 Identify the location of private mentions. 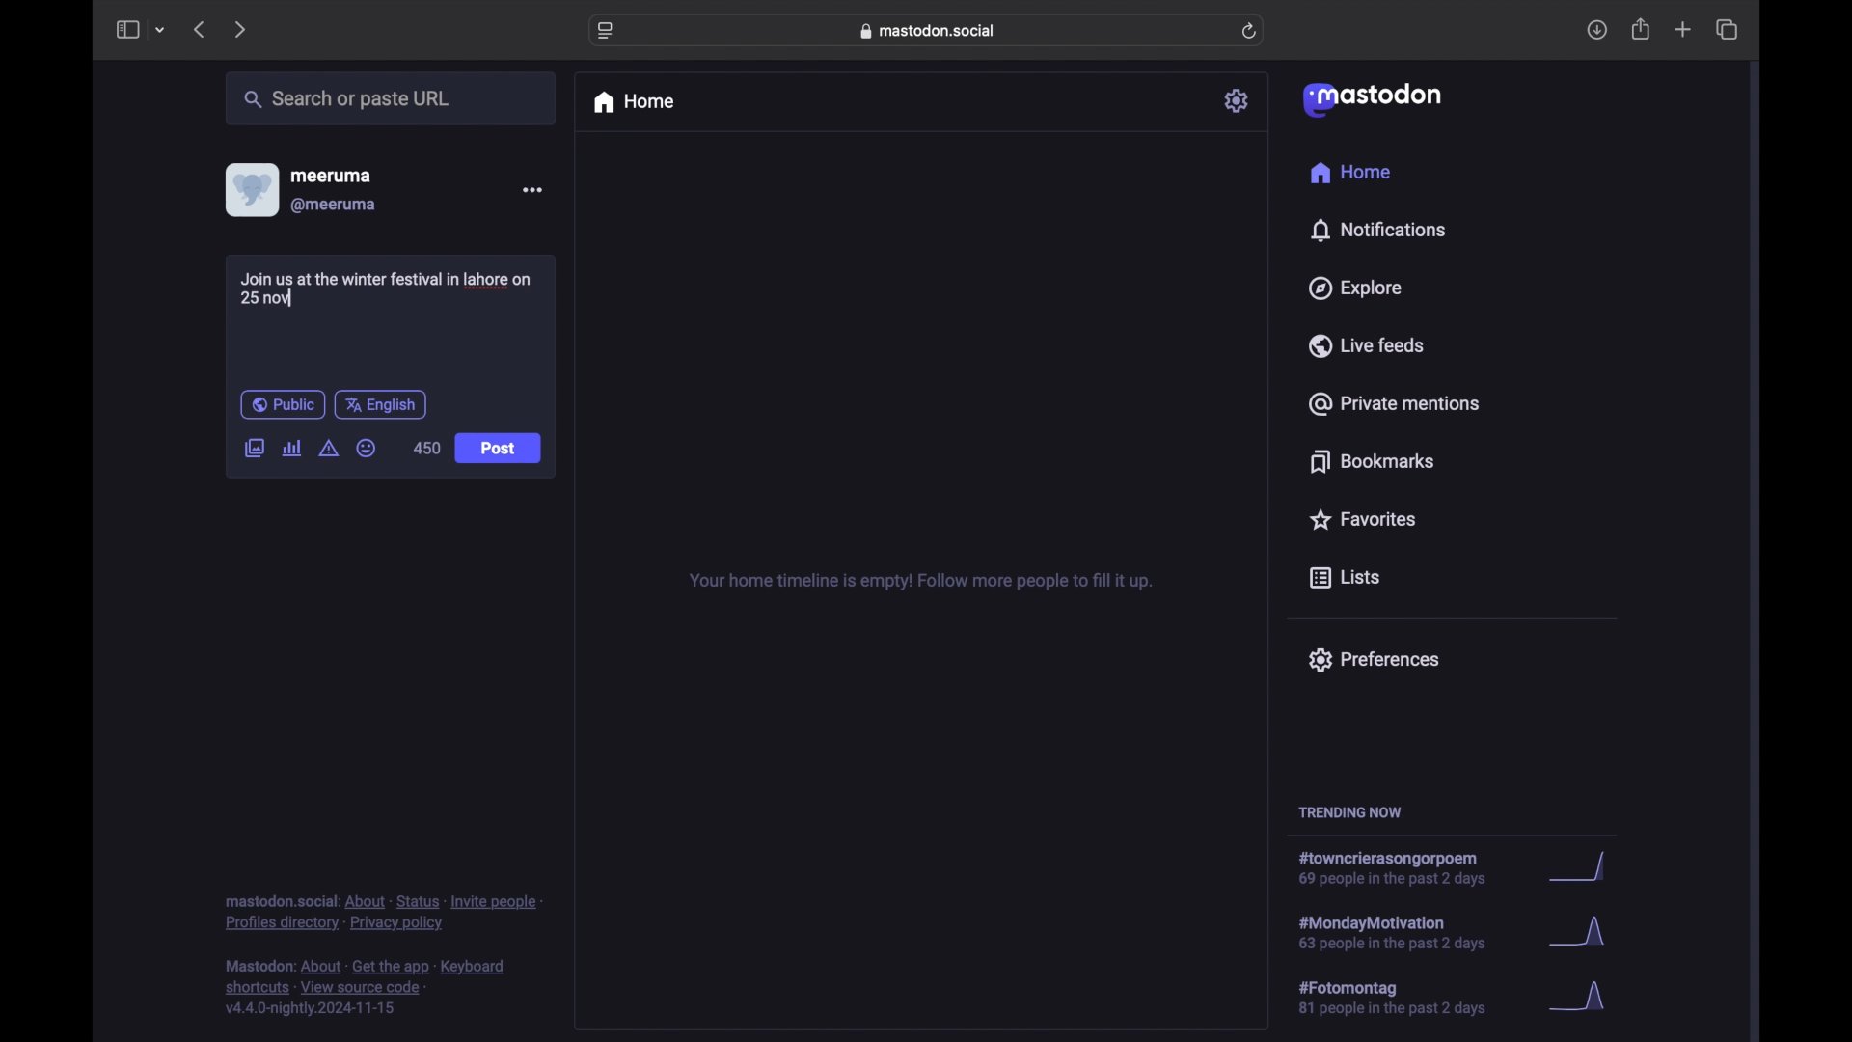
(1395, 403).